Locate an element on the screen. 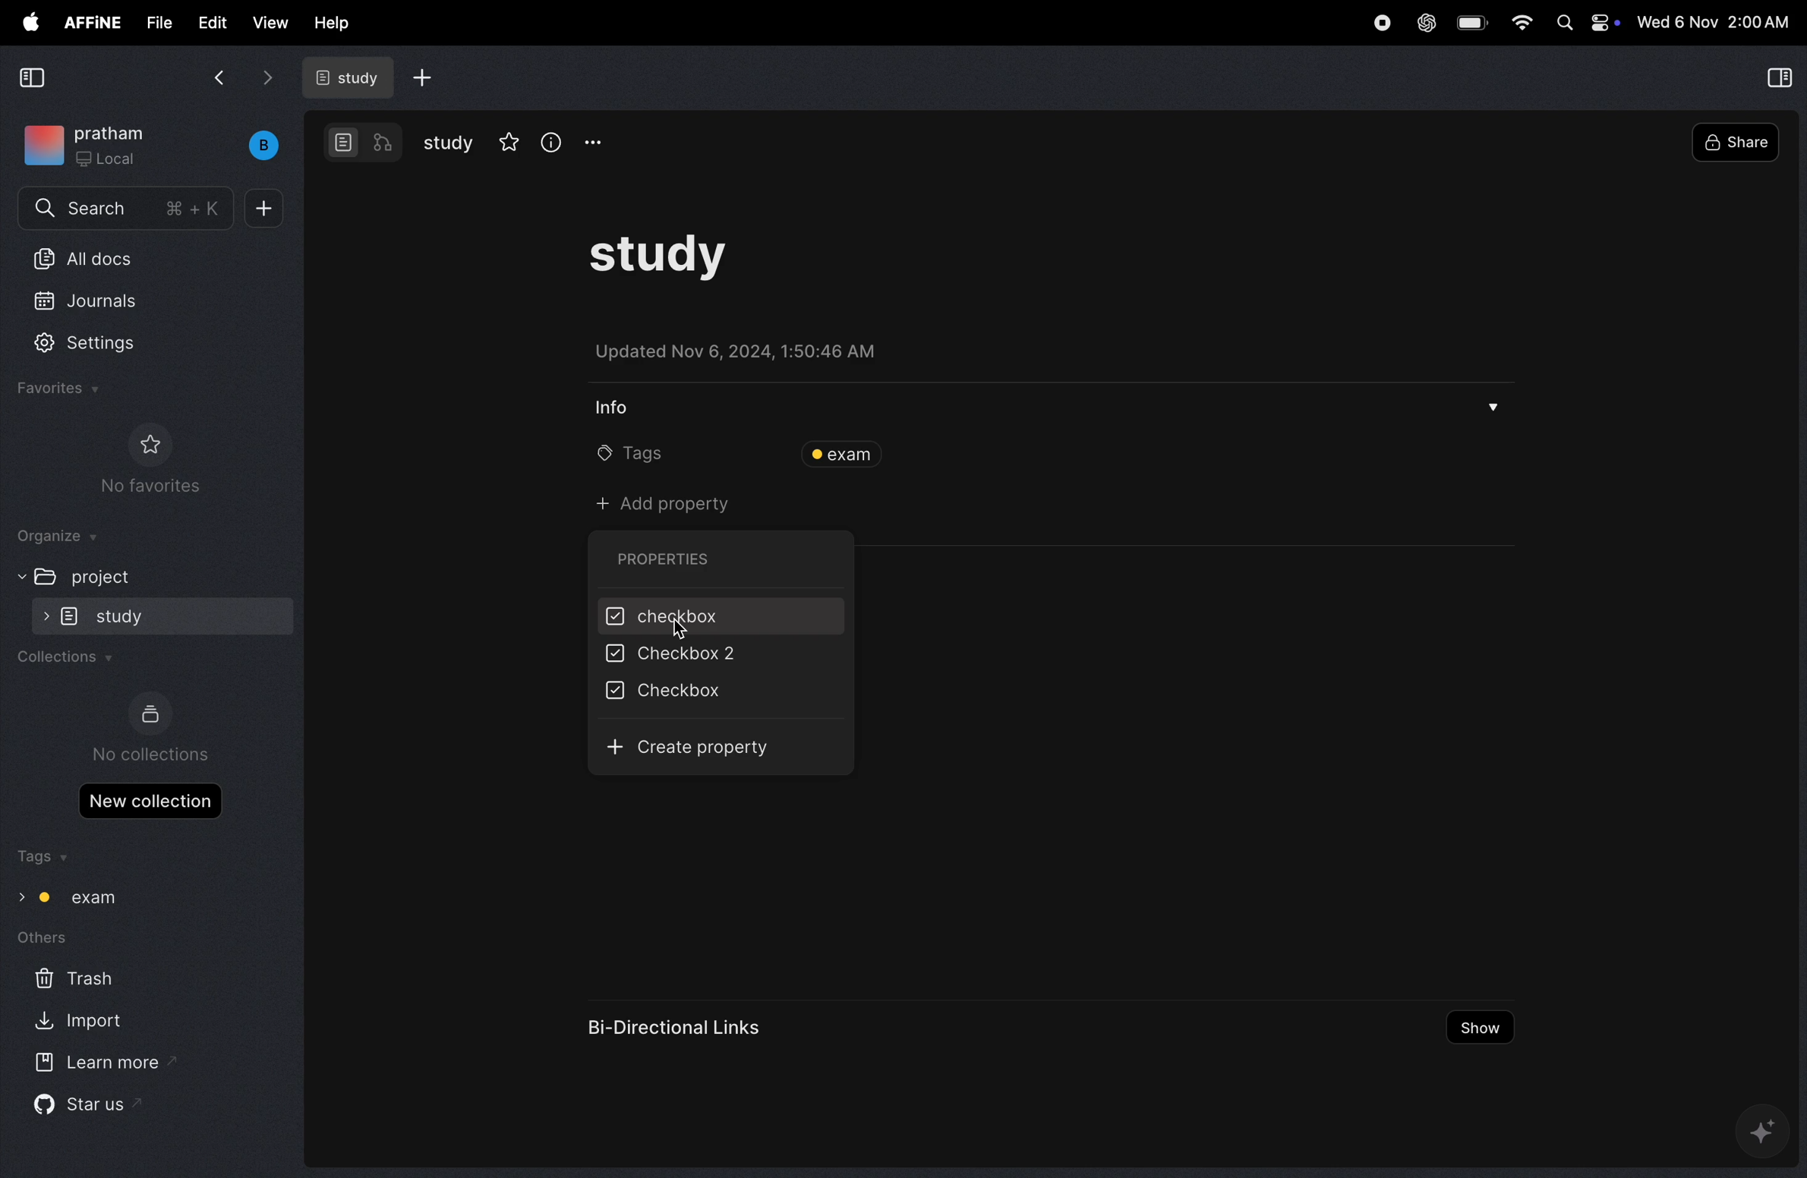 The image size is (1807, 1178). project is located at coordinates (102, 574).